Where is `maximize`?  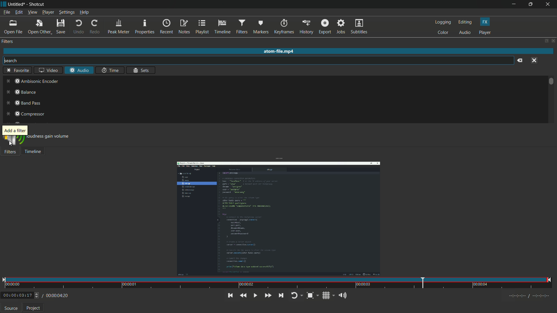
maximize is located at coordinates (531, 4).